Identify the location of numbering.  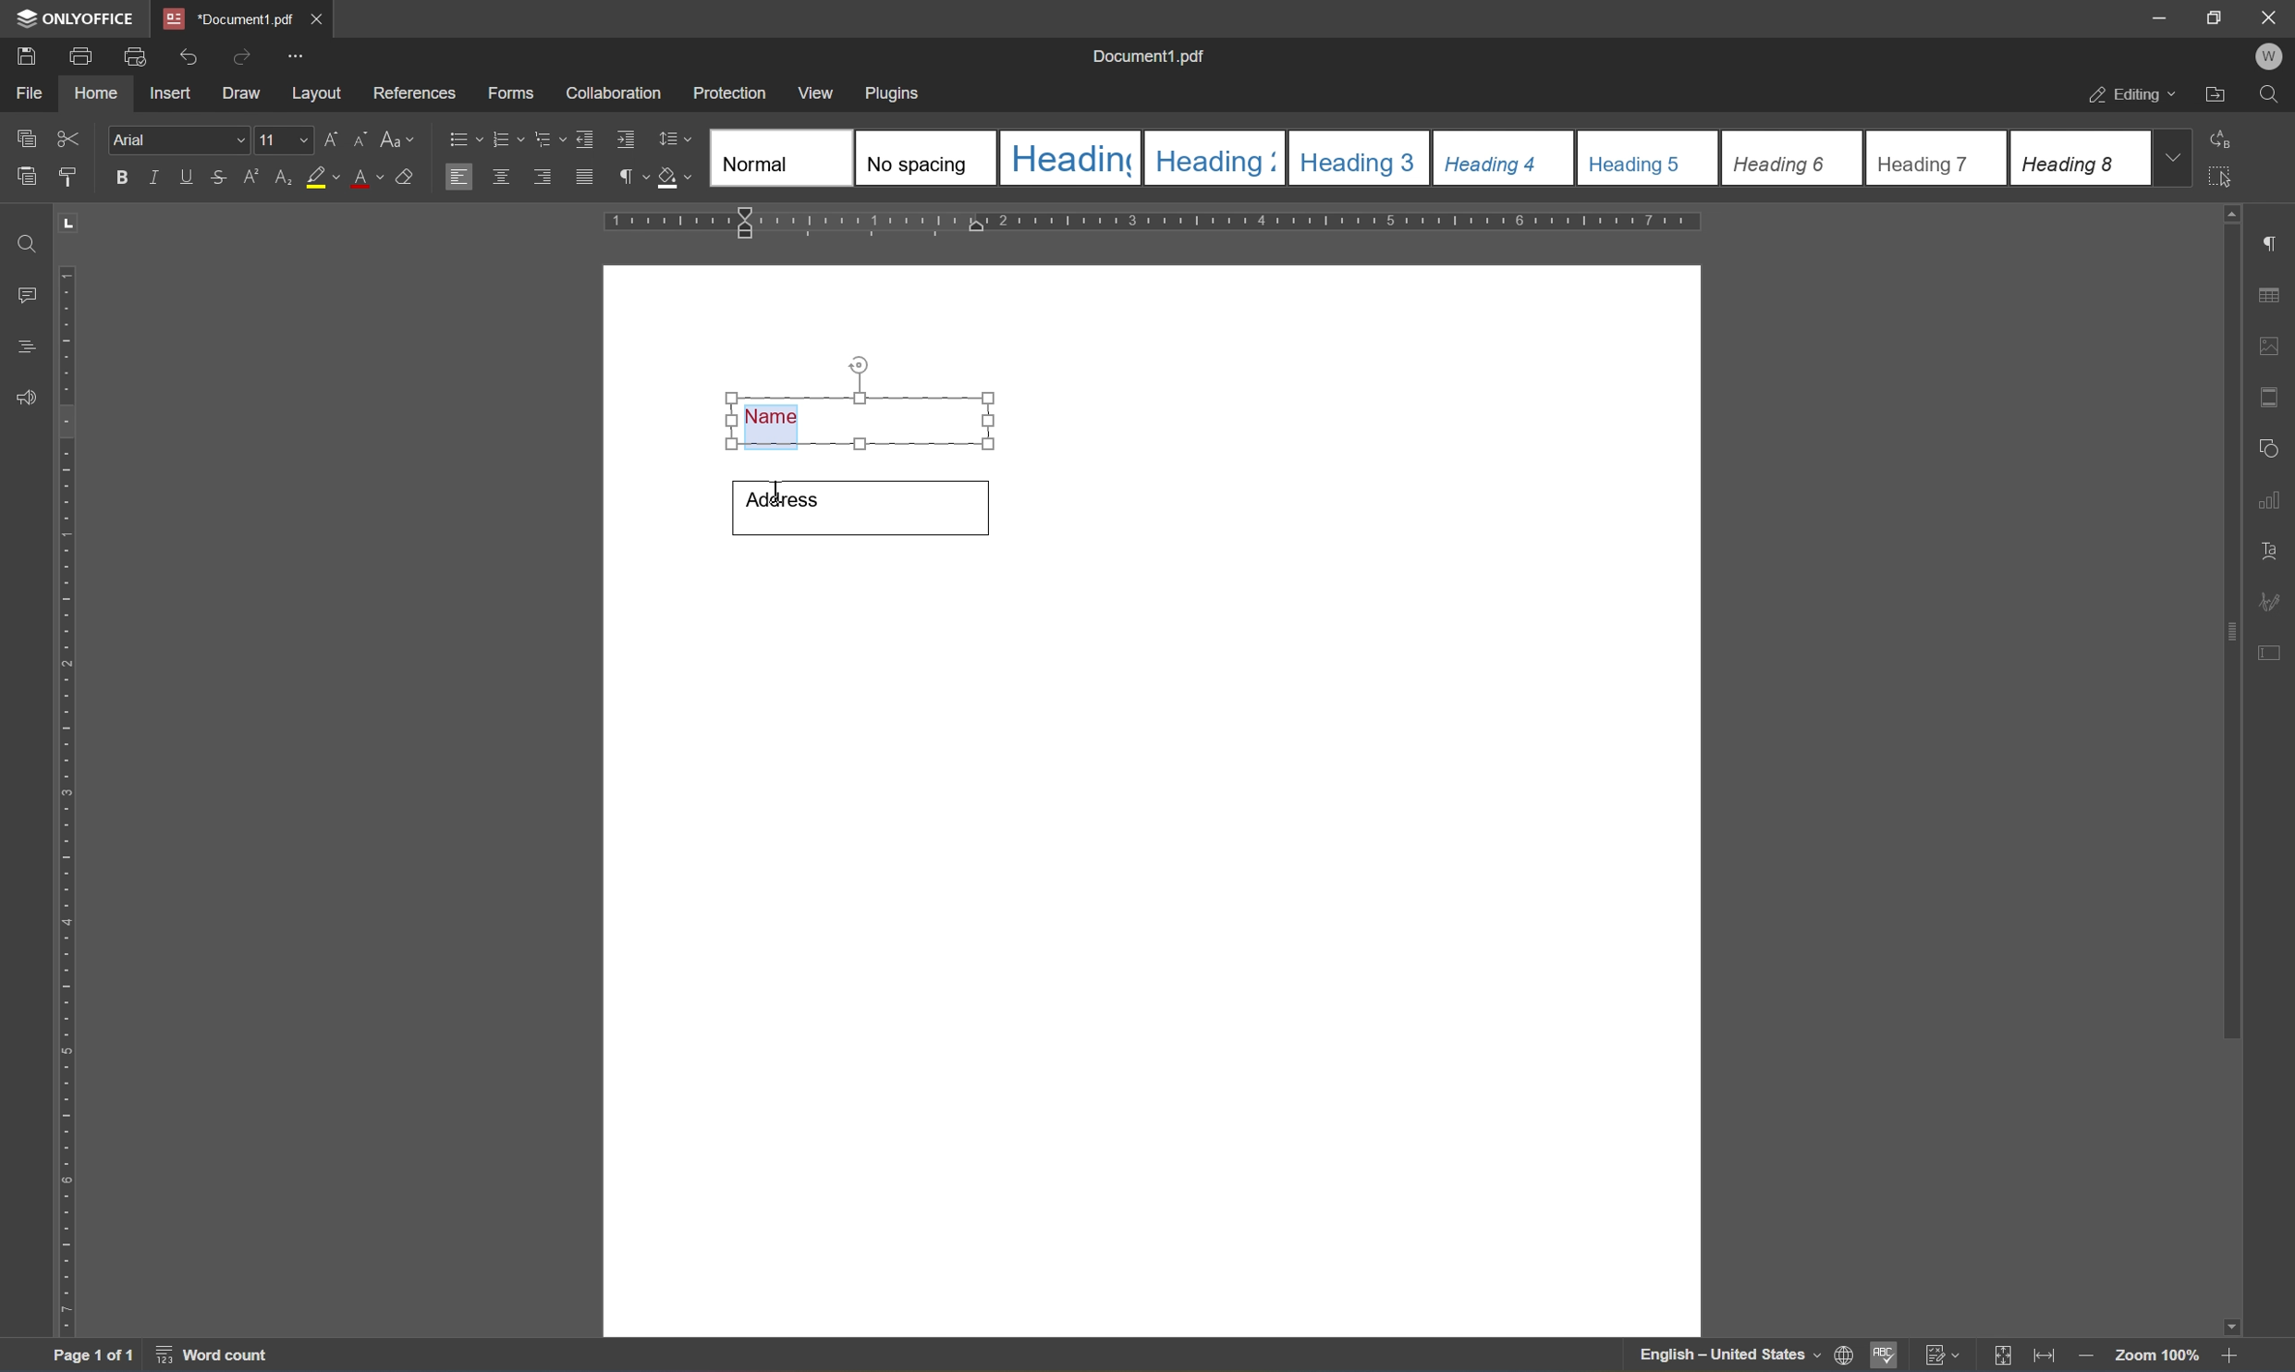
(508, 140).